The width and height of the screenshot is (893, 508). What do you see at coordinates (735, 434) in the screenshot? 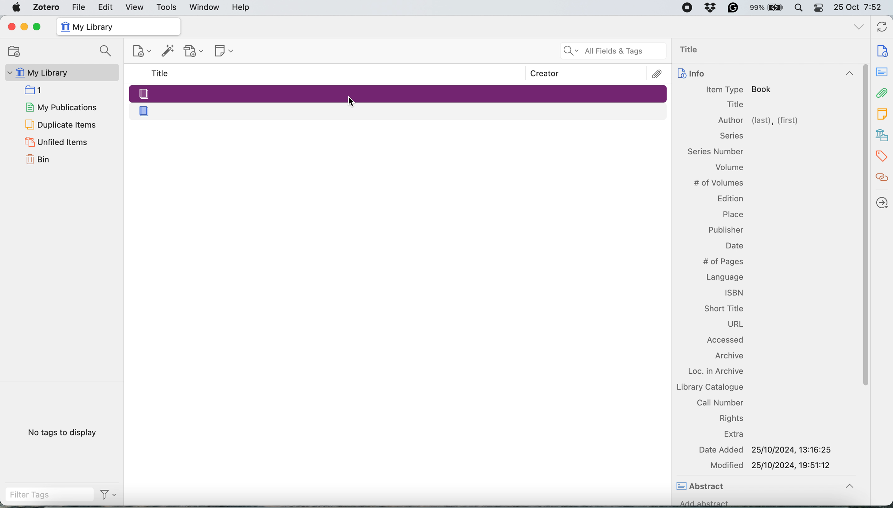
I see `Extra` at bounding box center [735, 434].